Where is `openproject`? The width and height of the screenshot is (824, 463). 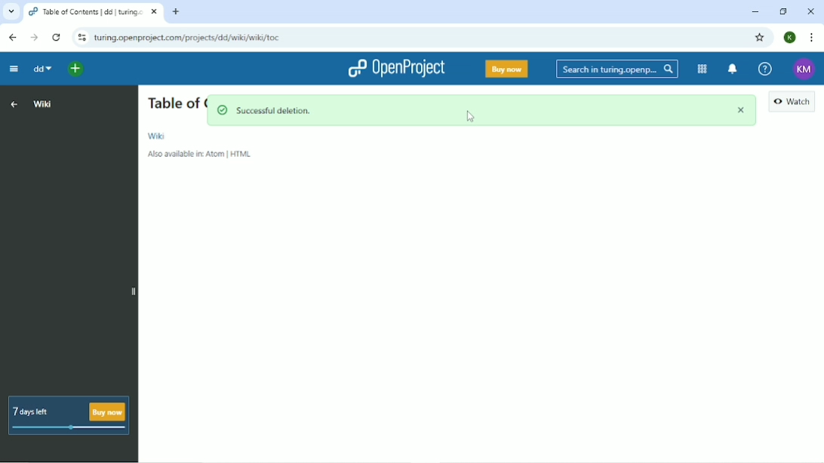
openproject is located at coordinates (395, 67).